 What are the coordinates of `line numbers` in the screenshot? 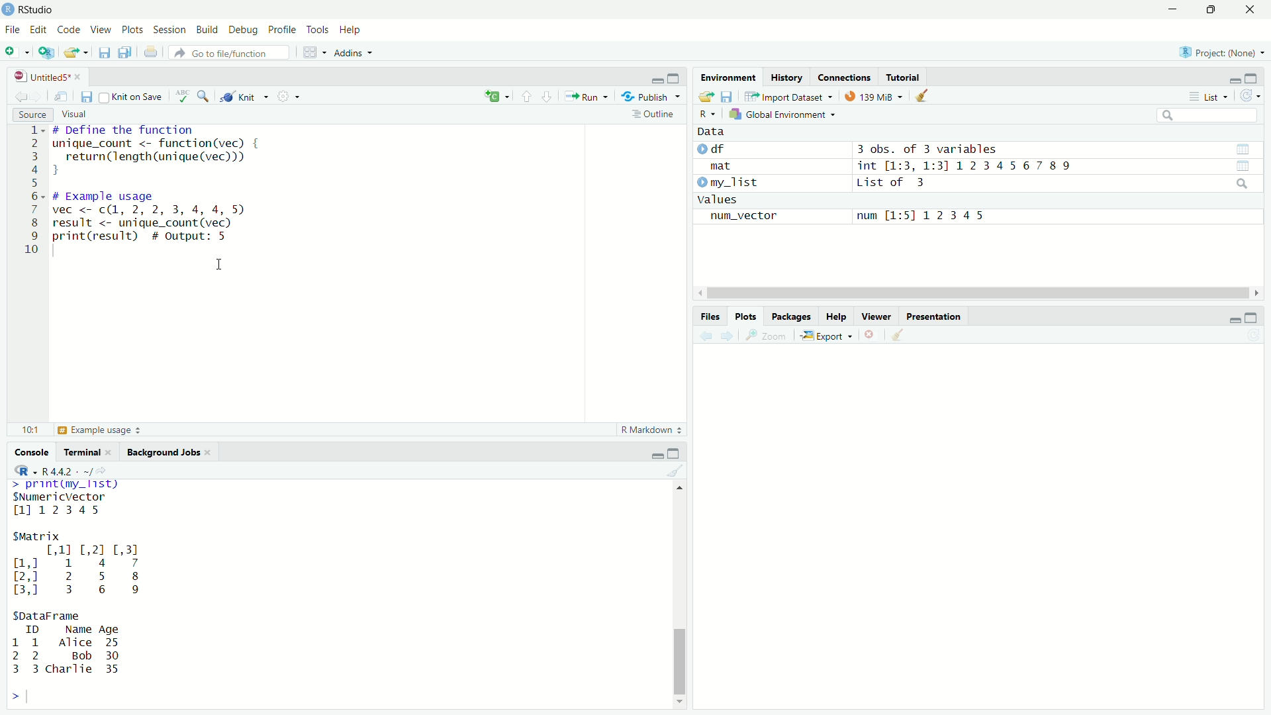 It's located at (32, 191).